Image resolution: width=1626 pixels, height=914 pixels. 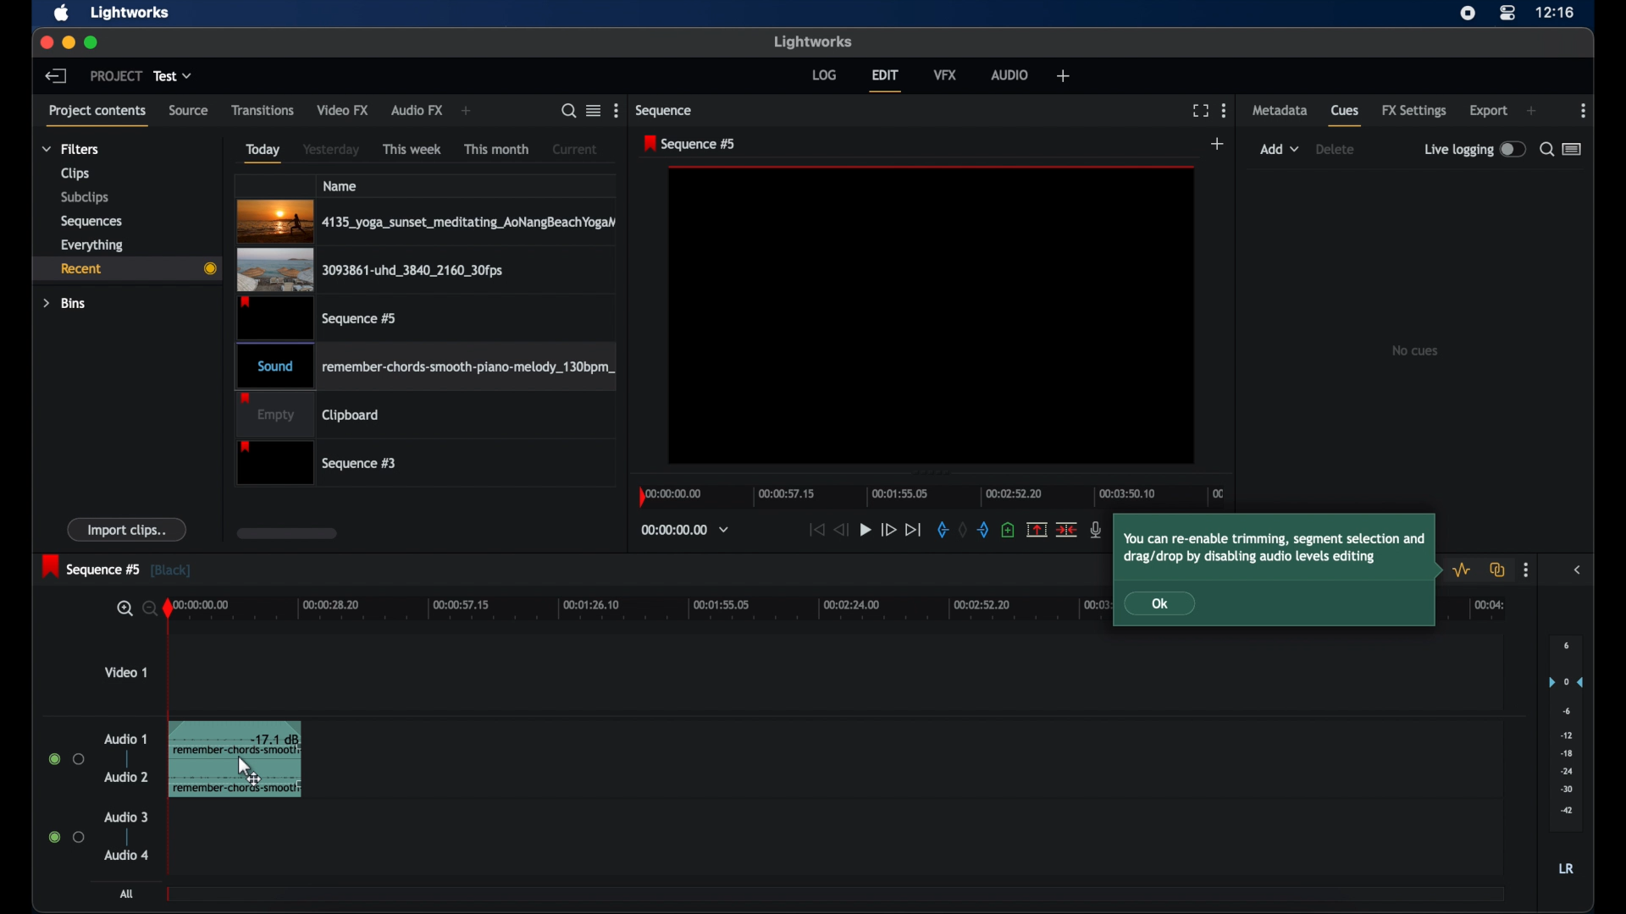 I want to click on more options, so click(x=1525, y=570).